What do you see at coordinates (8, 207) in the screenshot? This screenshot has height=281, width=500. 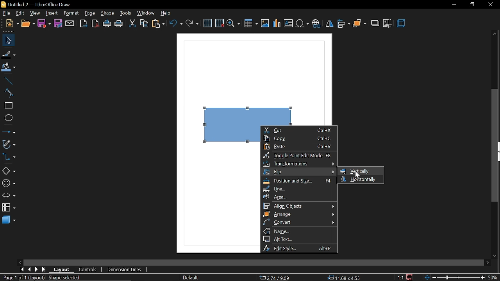 I see `flowchart` at bounding box center [8, 207].